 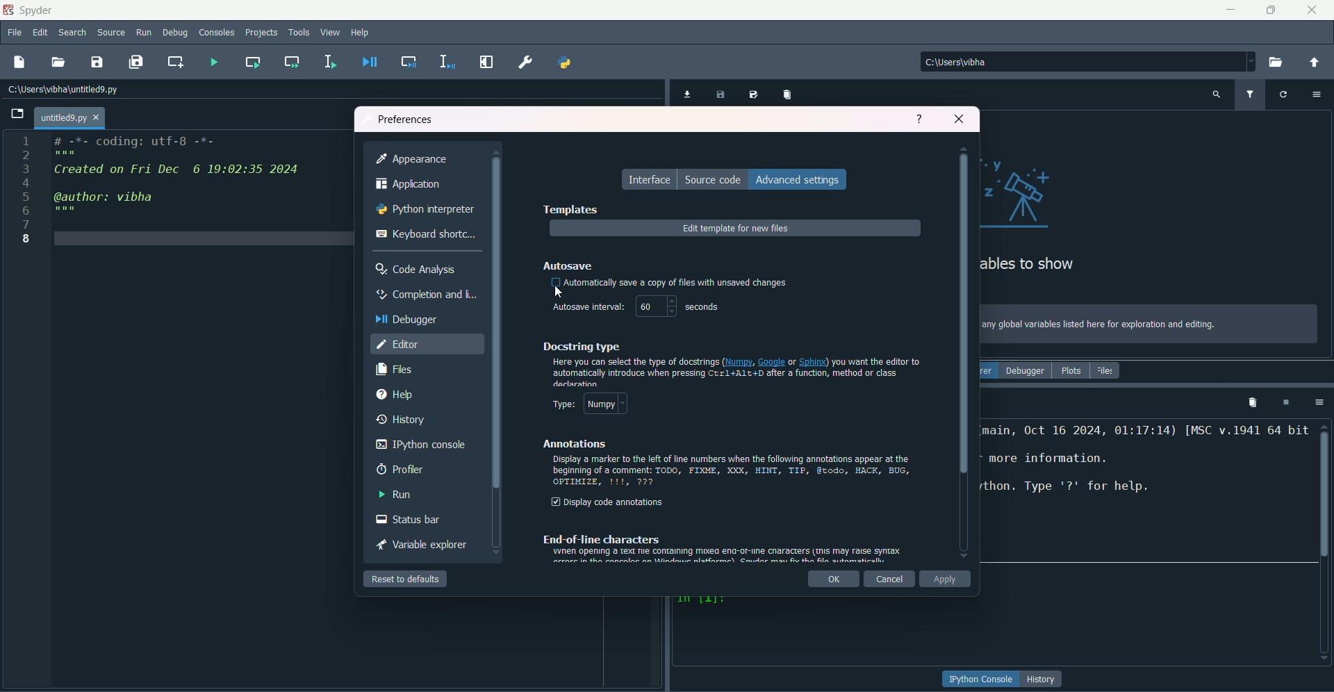 What do you see at coordinates (72, 34) in the screenshot?
I see `search` at bounding box center [72, 34].